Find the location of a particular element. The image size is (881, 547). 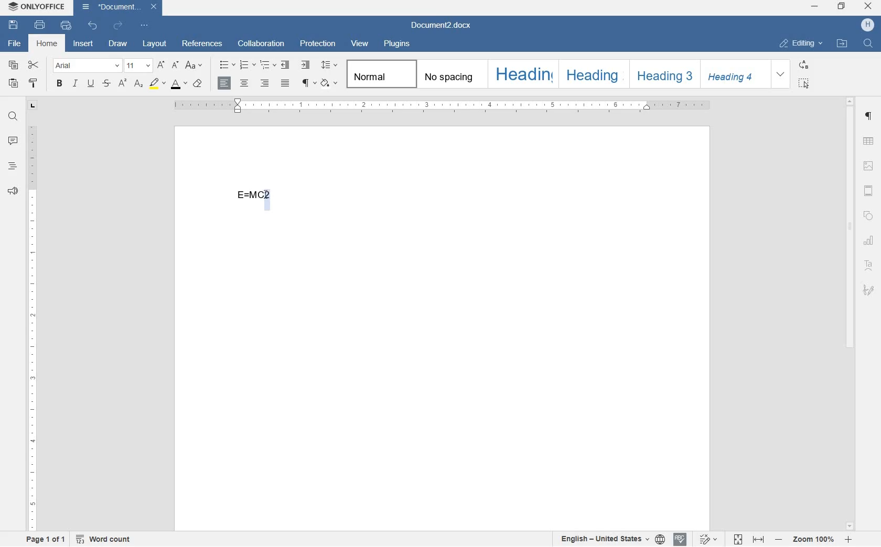

subscript is located at coordinates (138, 84).